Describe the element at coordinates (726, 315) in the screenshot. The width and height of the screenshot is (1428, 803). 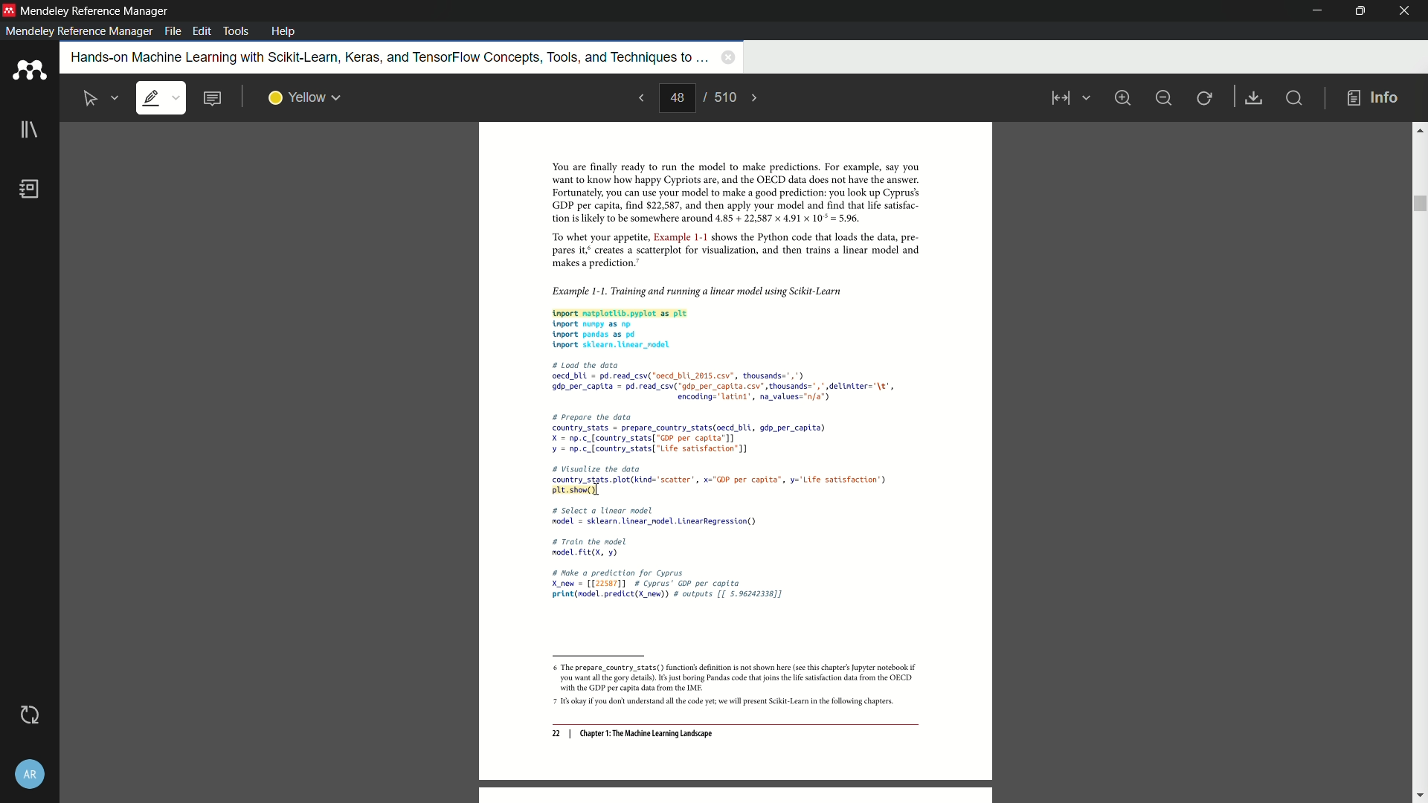
I see `Example 1-1. Training and running a linear model using Scikit-Learn
tnport matplotlib.pyplot as plt

nport nunpy as np.

tnport pandas as pd

tnport sklearn. Linear_nodel` at that location.